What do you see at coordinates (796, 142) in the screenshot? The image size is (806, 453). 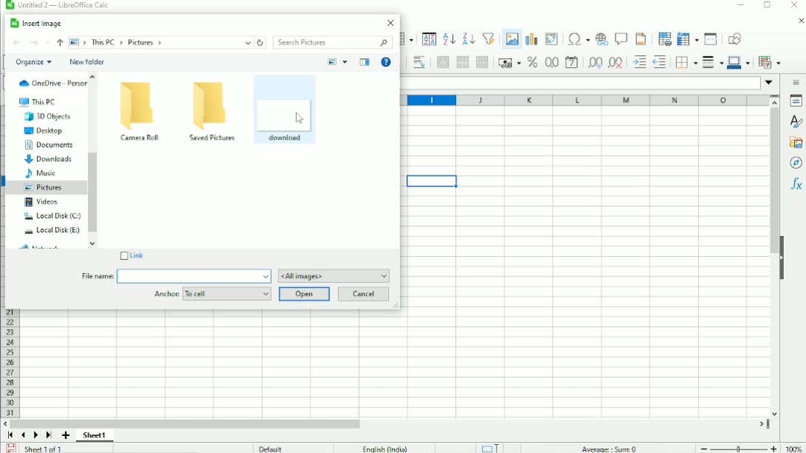 I see `Gallery` at bounding box center [796, 142].